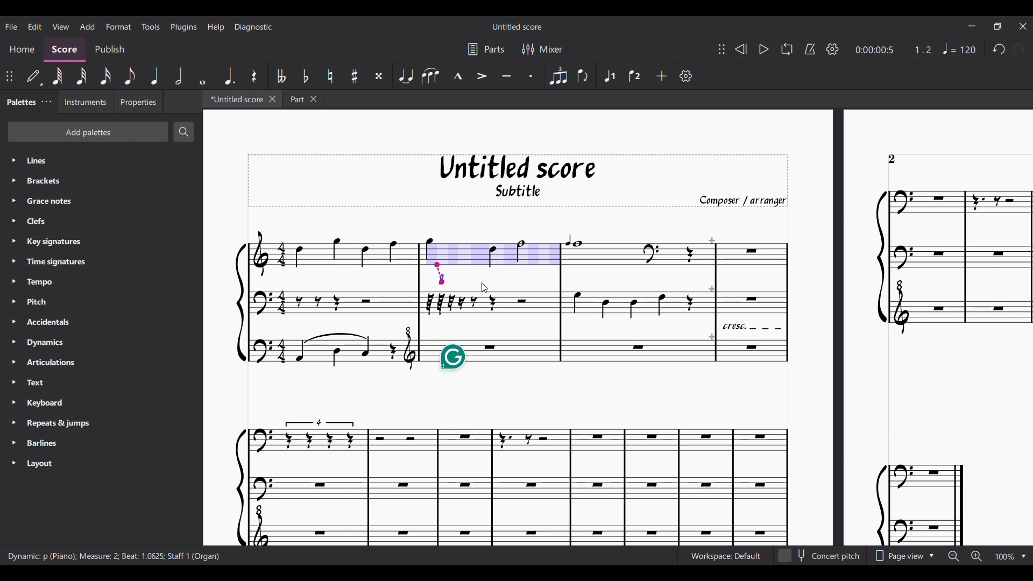 The width and height of the screenshot is (1033, 581). Describe the element at coordinates (58, 76) in the screenshot. I see `64th note` at that location.